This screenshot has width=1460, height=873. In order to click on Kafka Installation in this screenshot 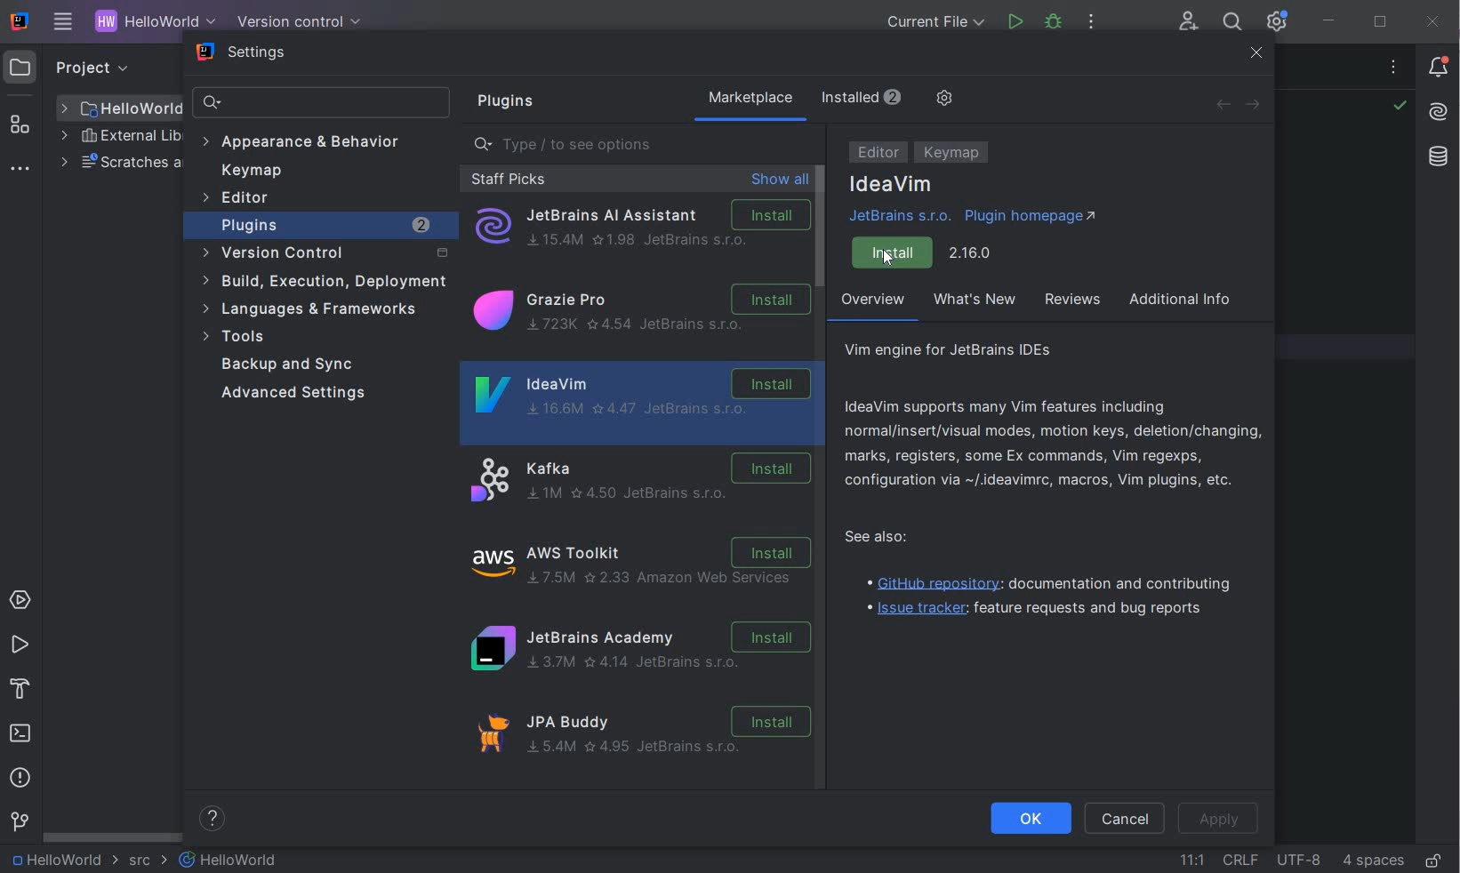, I will do `click(638, 480)`.